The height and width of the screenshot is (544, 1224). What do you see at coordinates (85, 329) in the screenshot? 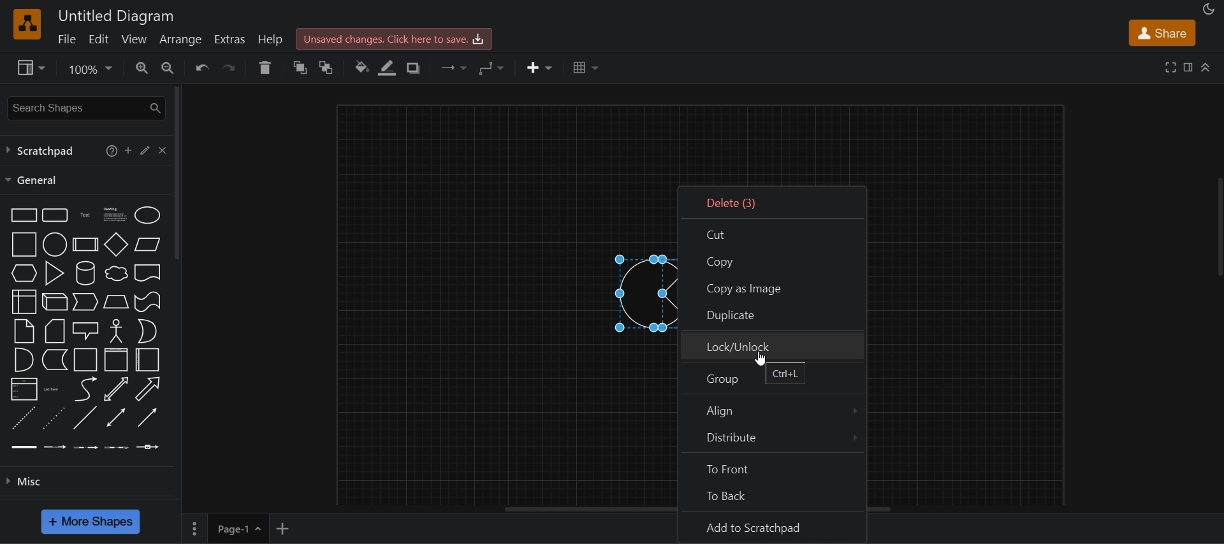
I see `call out` at bounding box center [85, 329].